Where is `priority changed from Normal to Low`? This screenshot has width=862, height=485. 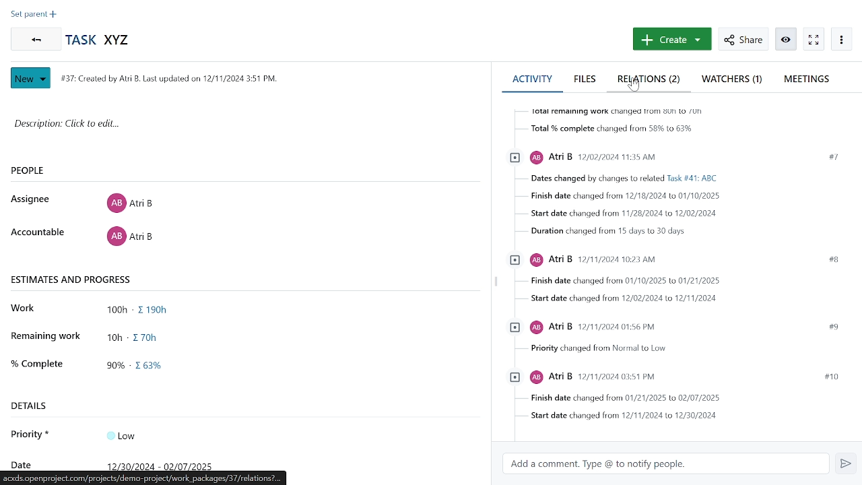
priority changed from Normal to Low is located at coordinates (593, 349).